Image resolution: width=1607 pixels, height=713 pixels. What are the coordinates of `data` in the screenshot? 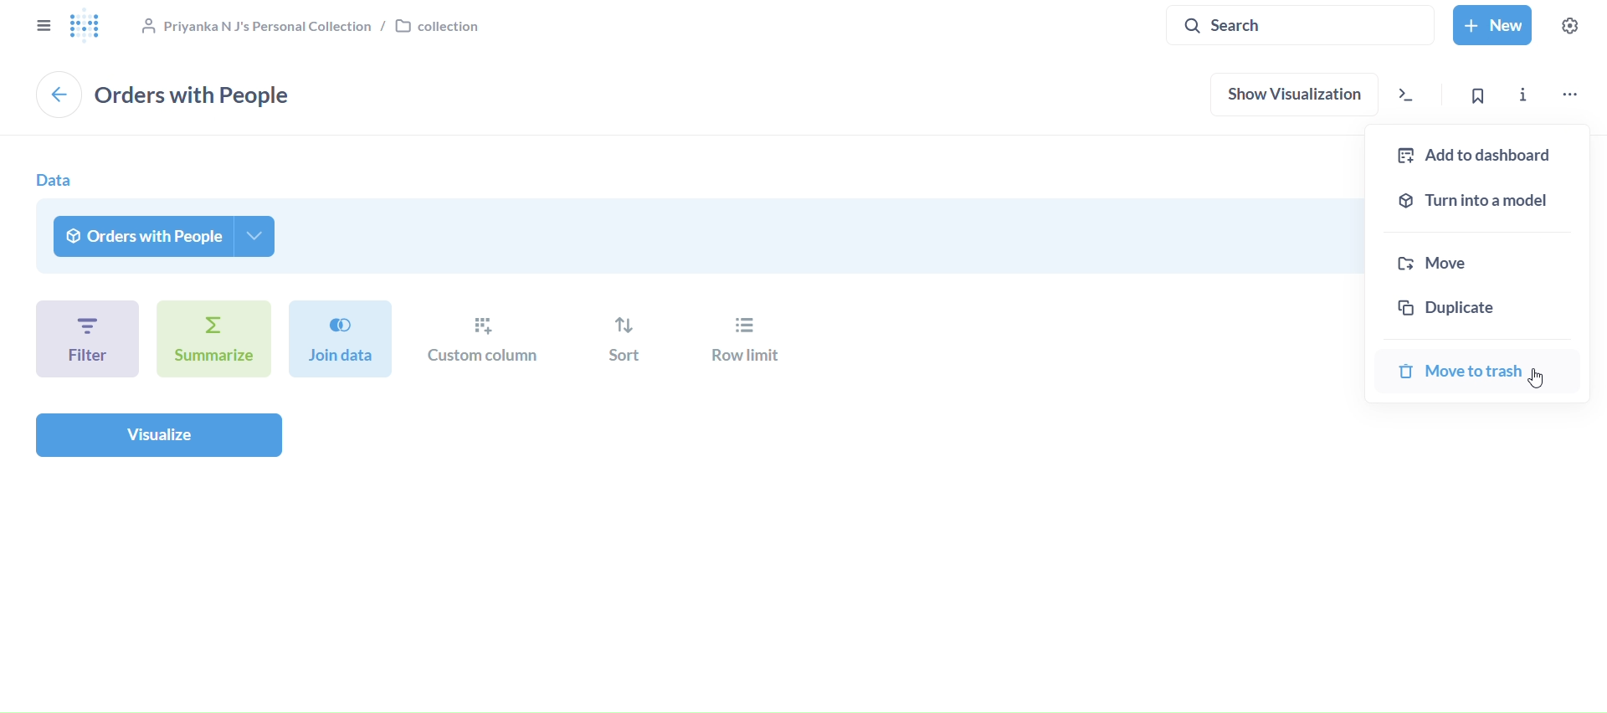 It's located at (52, 179).